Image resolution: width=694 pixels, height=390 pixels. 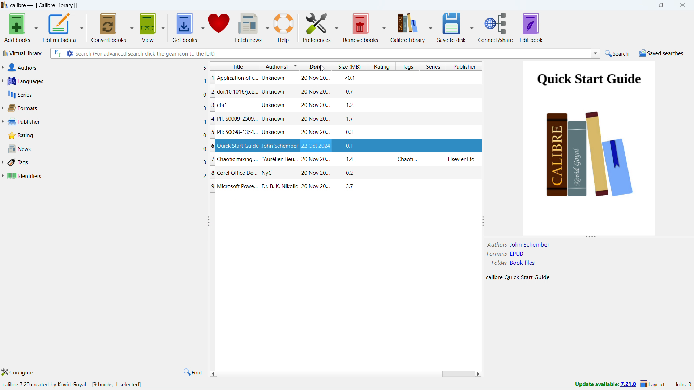 I want to click on PII: S0098-1354.., so click(x=234, y=133).